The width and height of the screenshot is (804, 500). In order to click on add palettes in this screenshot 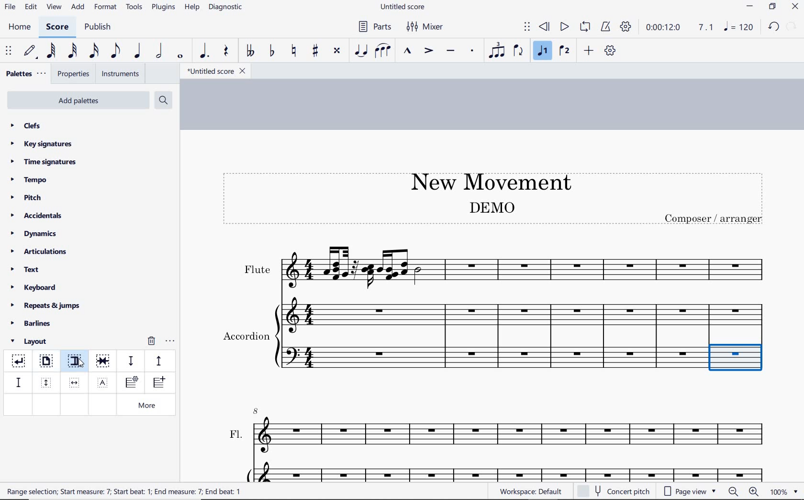, I will do `click(79, 102)`.